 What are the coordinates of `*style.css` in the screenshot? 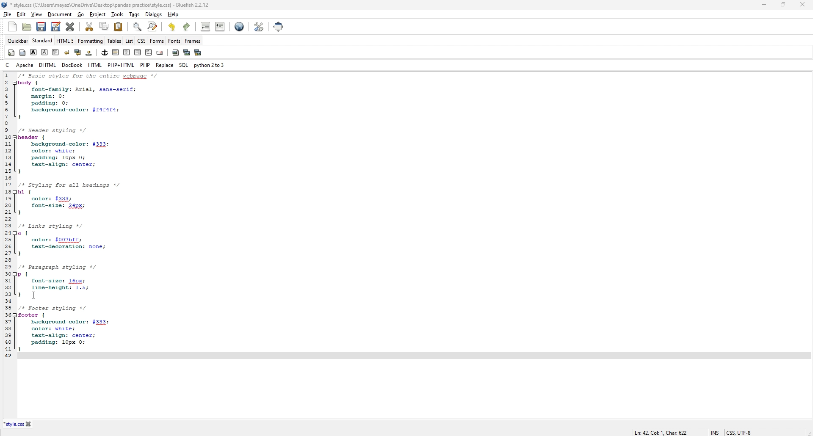 It's located at (14, 424).